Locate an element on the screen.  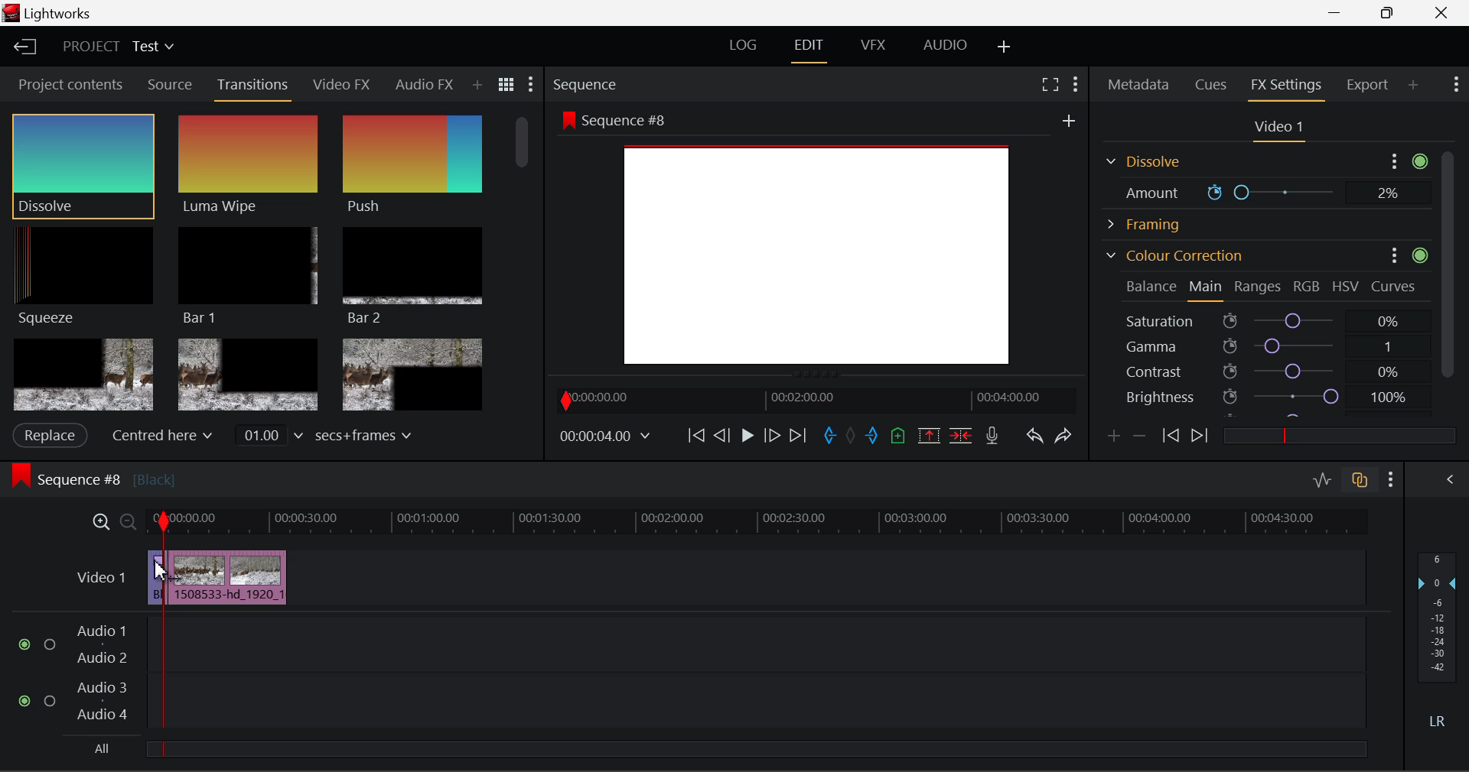
Curves is located at coordinates (1396, 287).